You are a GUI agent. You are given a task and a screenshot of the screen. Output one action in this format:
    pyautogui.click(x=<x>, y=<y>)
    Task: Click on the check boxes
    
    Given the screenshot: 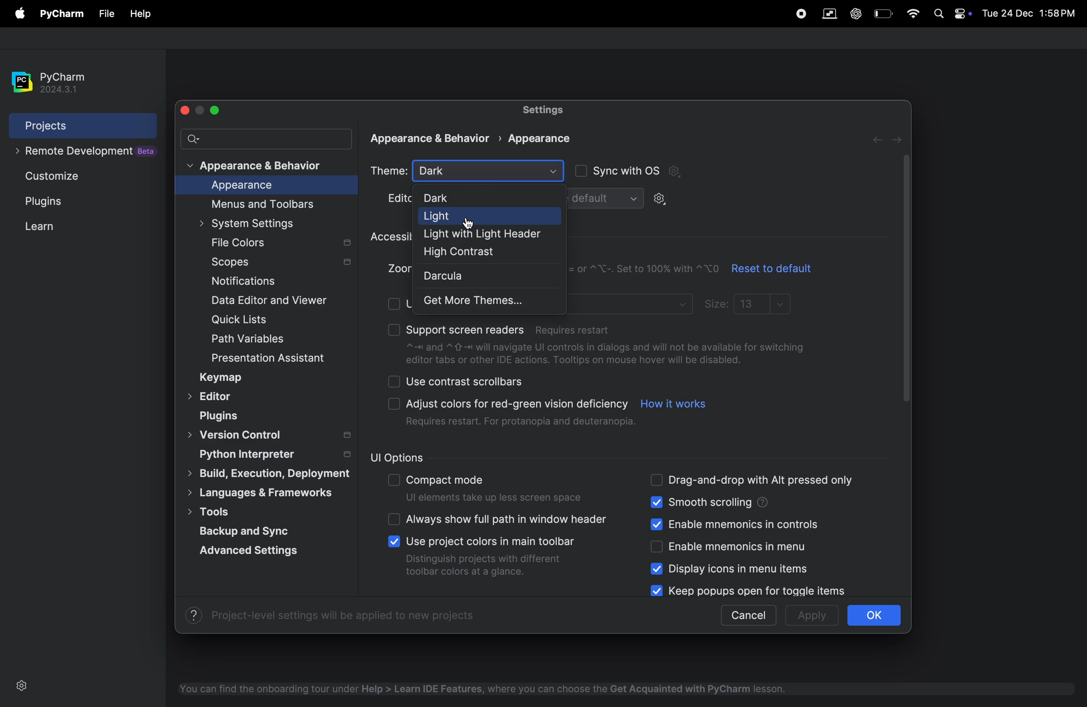 What is the action you would take?
    pyautogui.click(x=657, y=546)
    